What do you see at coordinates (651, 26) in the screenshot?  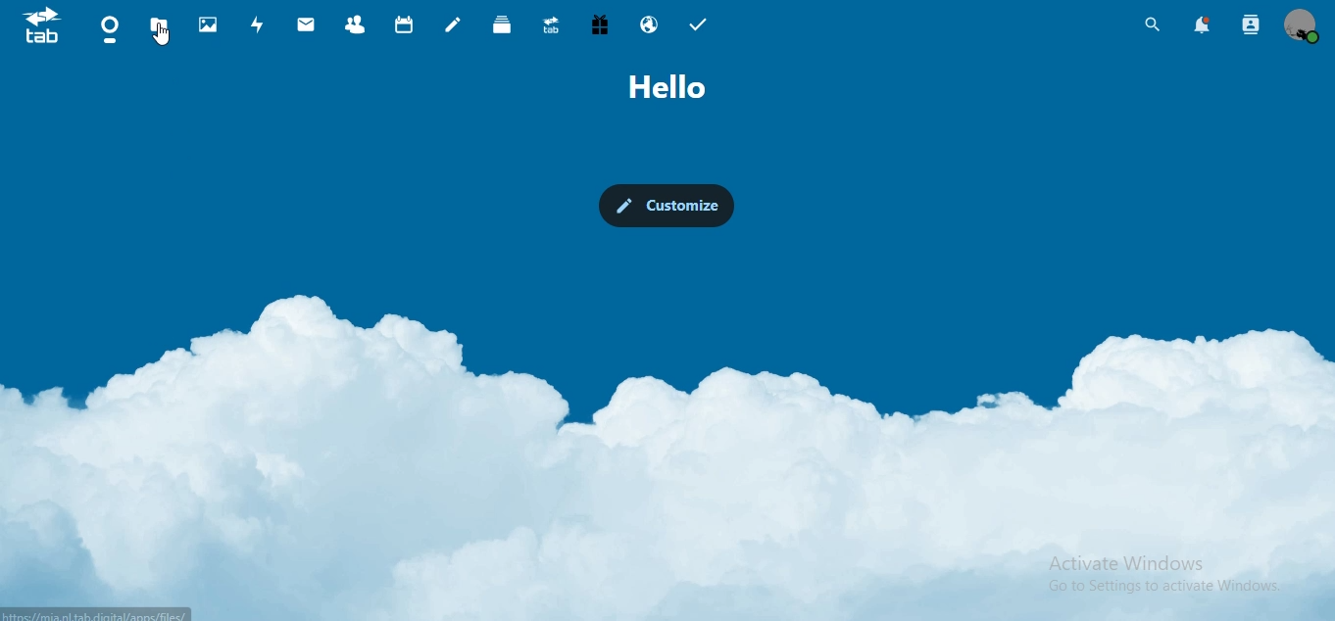 I see `email hosting` at bounding box center [651, 26].